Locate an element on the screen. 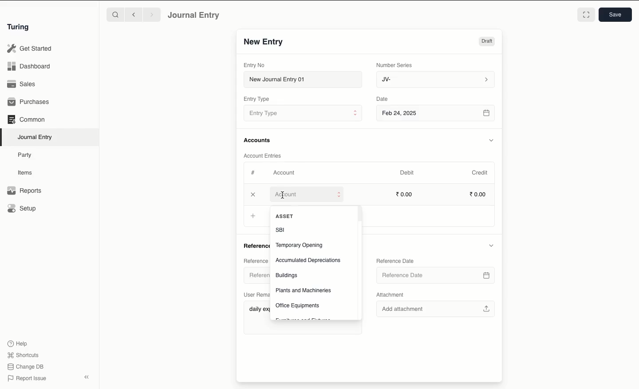 This screenshot has height=389, width=639. Sales is located at coordinates (23, 84).